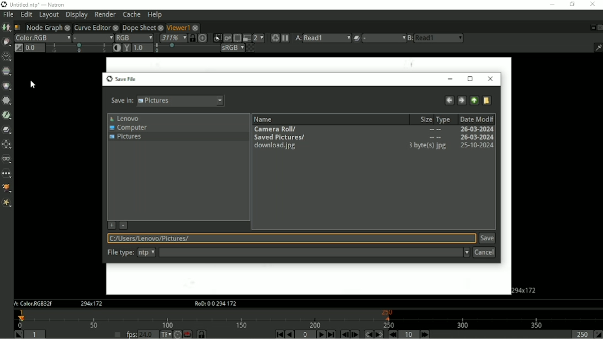 The width and height of the screenshot is (603, 339). I want to click on Close, so click(490, 79).